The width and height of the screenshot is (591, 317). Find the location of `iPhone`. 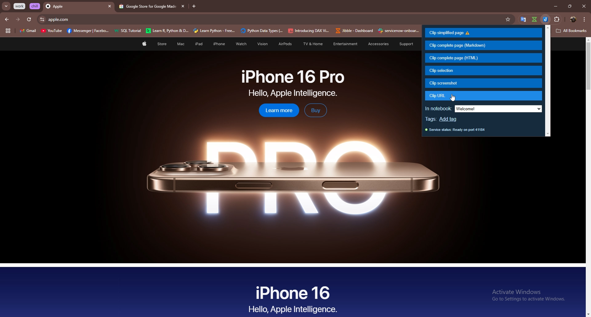

iPhone is located at coordinates (219, 44).